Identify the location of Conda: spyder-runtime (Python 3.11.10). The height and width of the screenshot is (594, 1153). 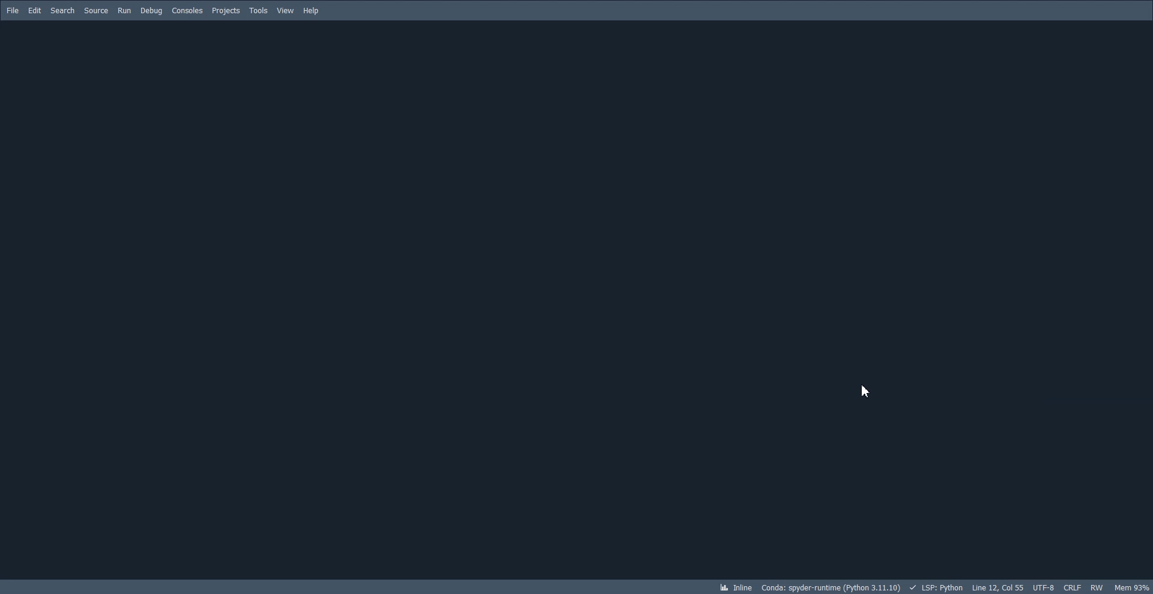
(838, 587).